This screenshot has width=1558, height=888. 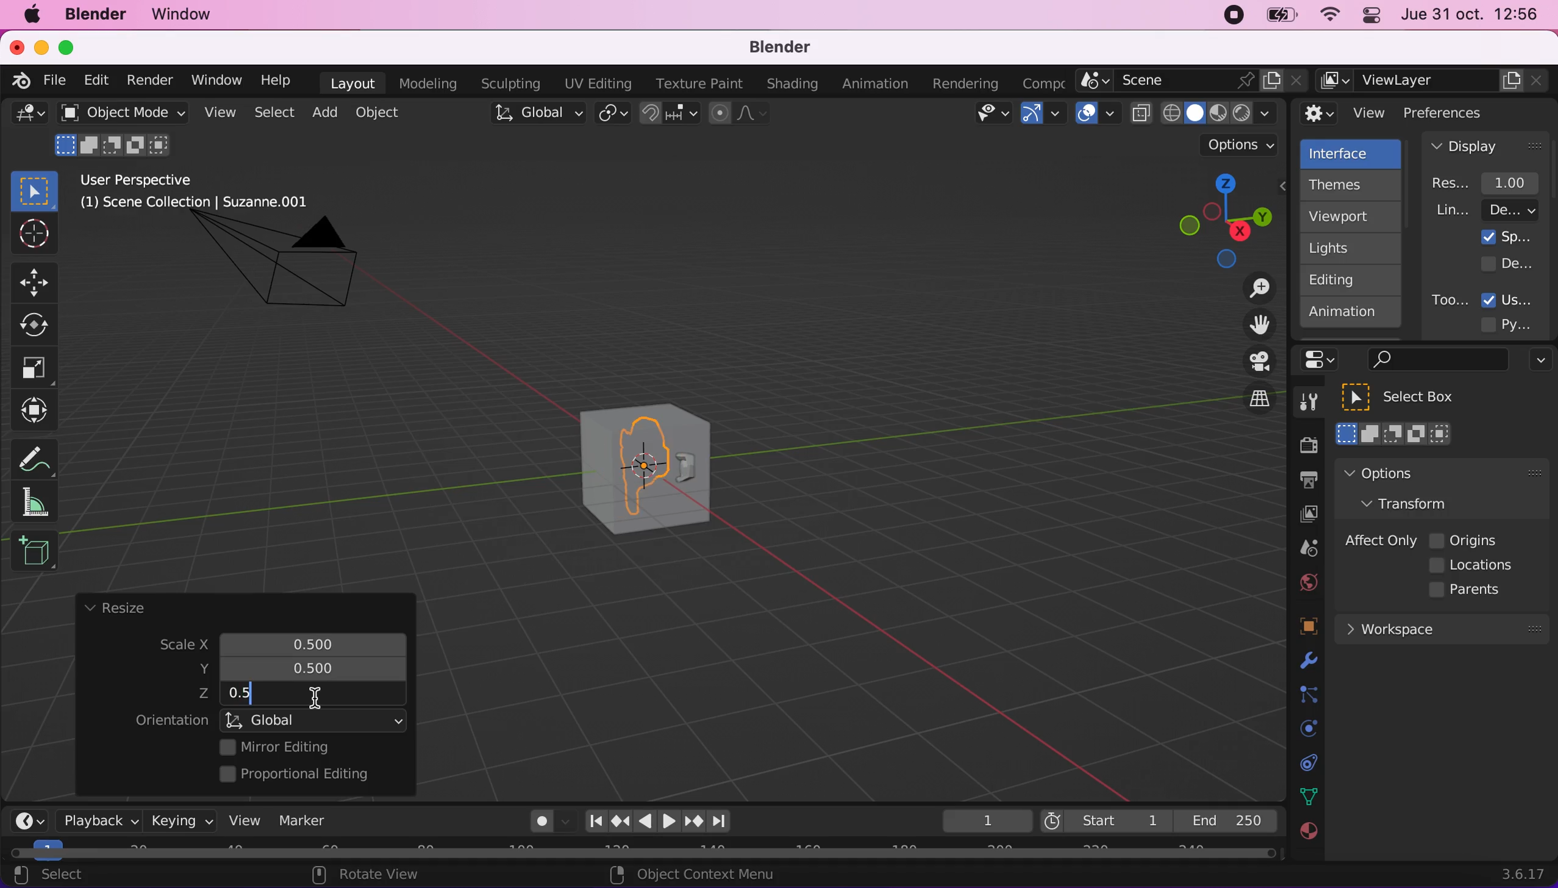 I want to click on general, so click(x=29, y=117).